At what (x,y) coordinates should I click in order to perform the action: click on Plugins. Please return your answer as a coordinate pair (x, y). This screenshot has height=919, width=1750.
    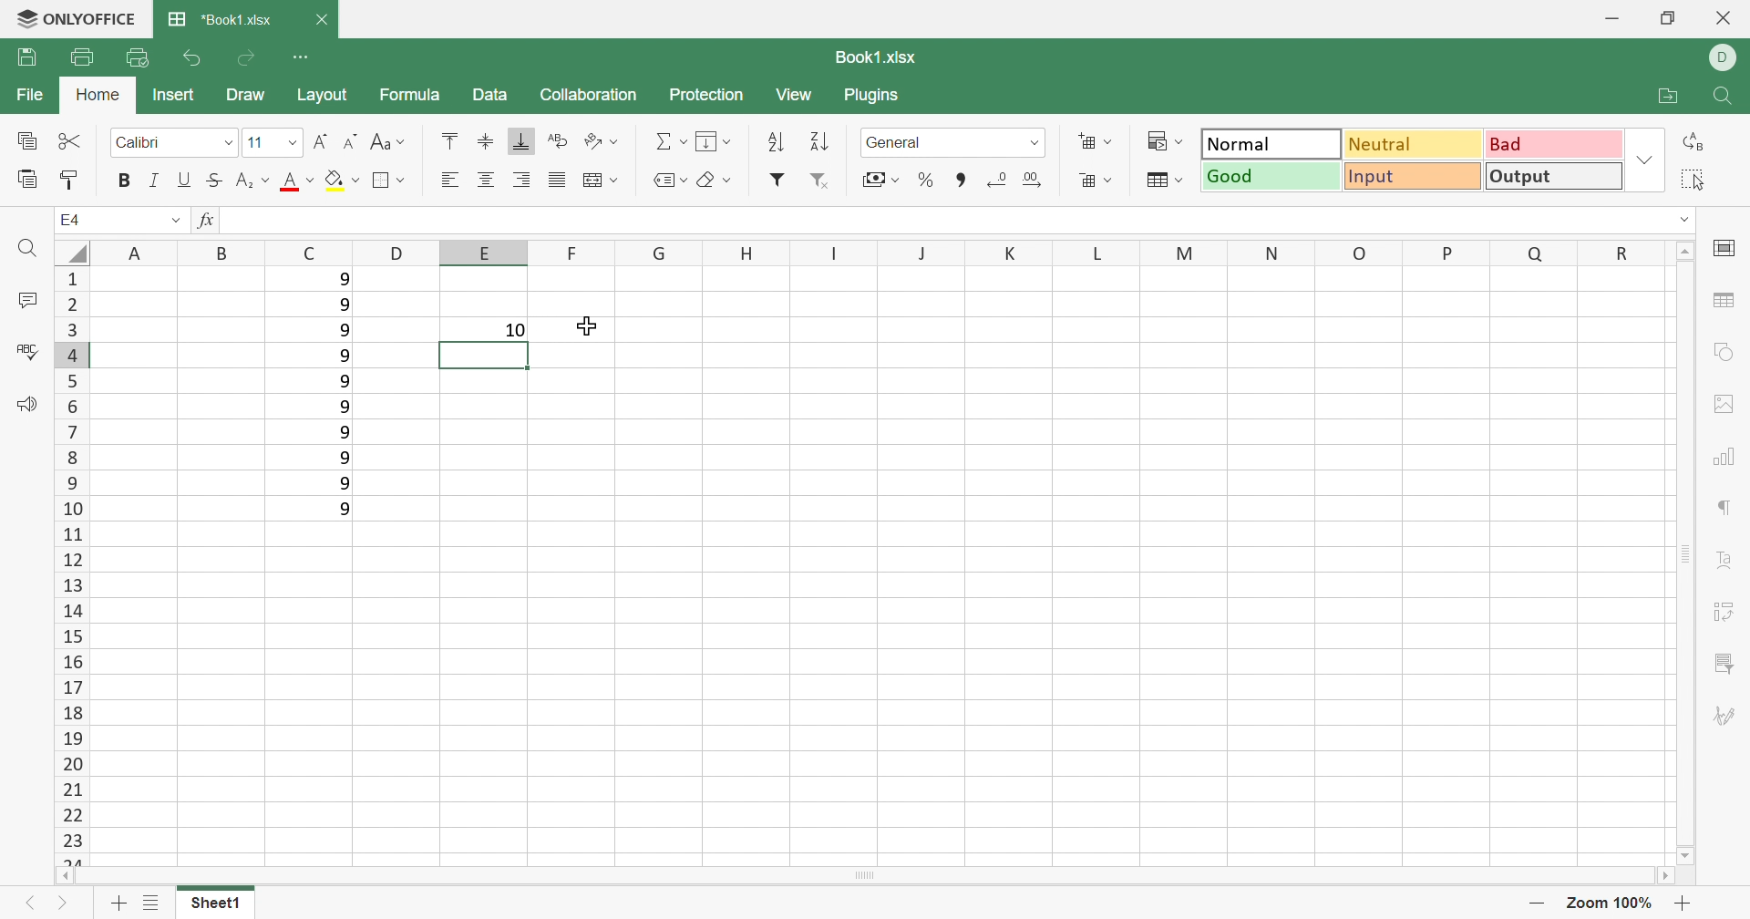
    Looking at the image, I should click on (878, 98).